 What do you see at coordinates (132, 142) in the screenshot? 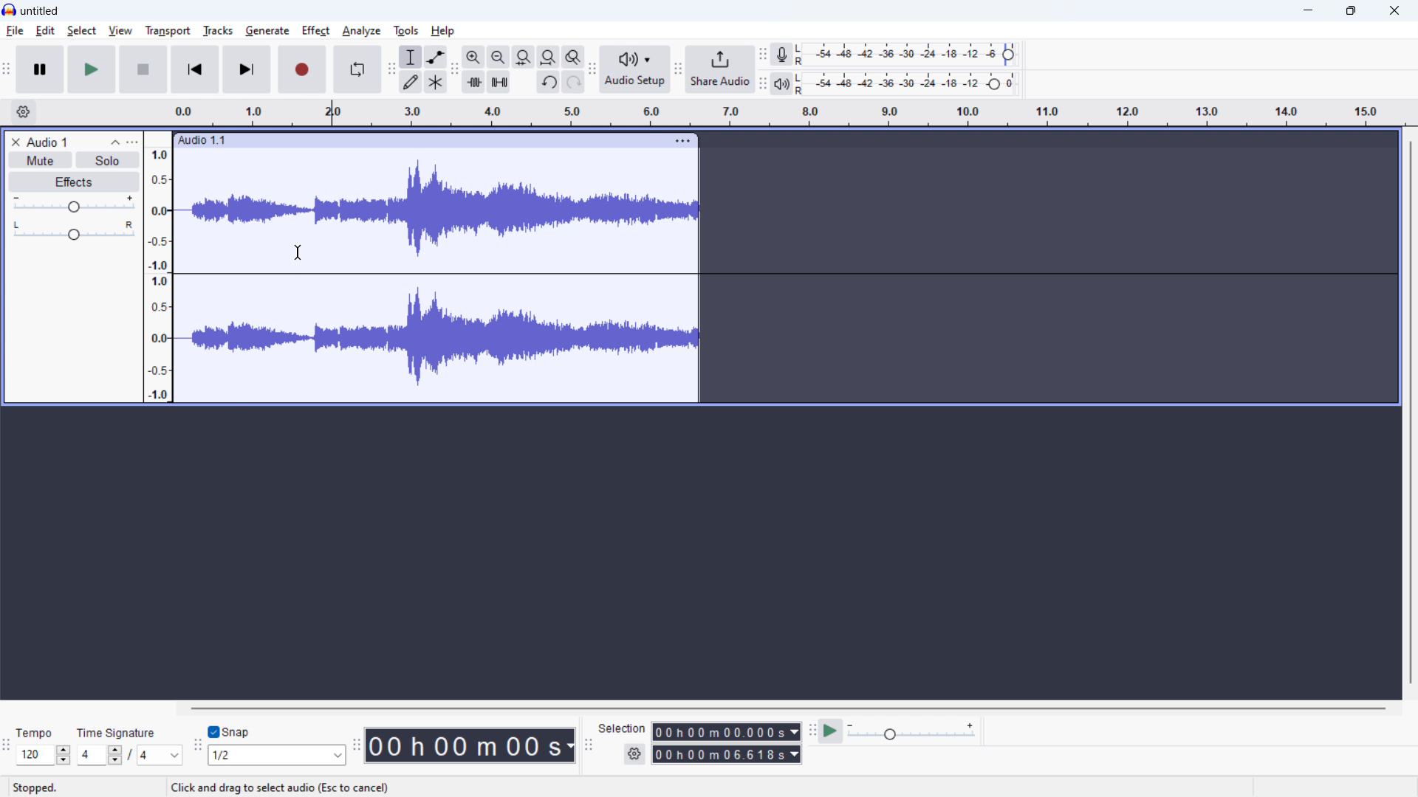
I see `track control panel menu` at bounding box center [132, 142].